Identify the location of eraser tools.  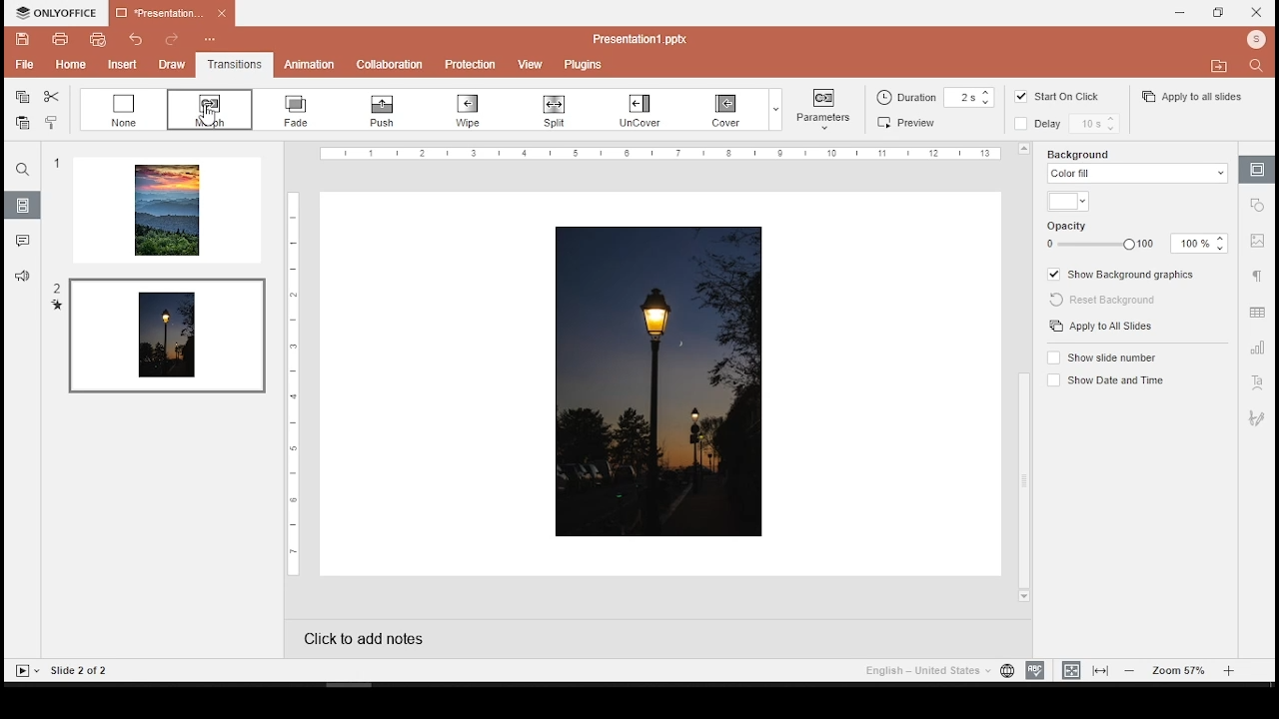
(389, 111).